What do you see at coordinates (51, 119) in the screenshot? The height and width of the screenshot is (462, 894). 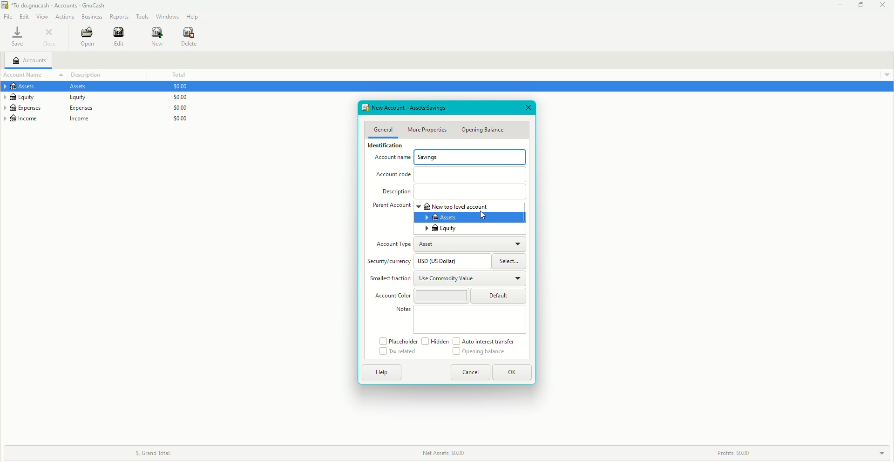 I see `Income` at bounding box center [51, 119].